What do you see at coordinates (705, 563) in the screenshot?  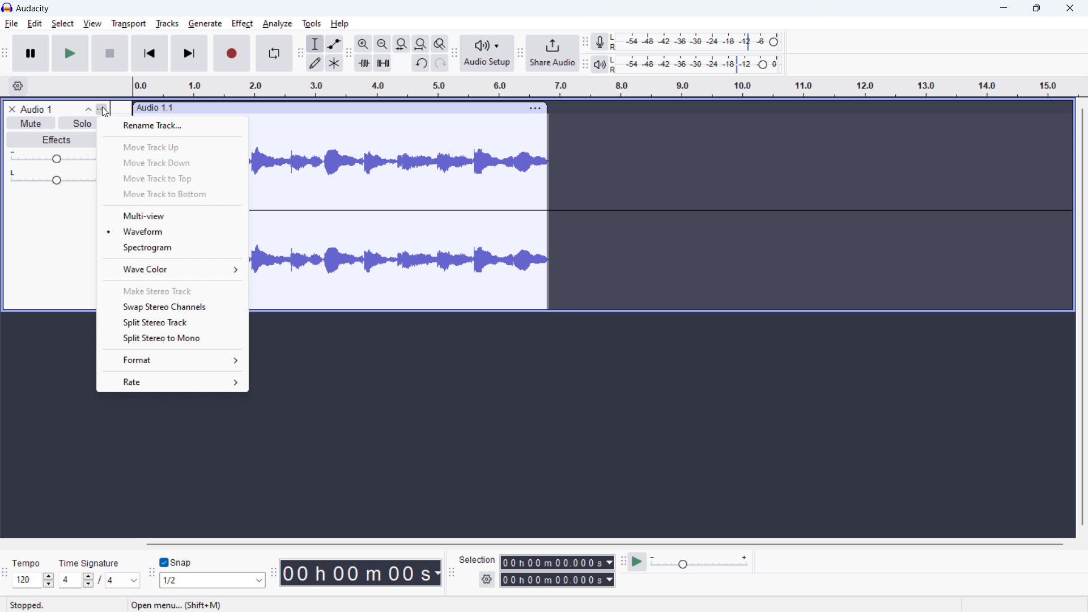 I see `playback speed` at bounding box center [705, 563].